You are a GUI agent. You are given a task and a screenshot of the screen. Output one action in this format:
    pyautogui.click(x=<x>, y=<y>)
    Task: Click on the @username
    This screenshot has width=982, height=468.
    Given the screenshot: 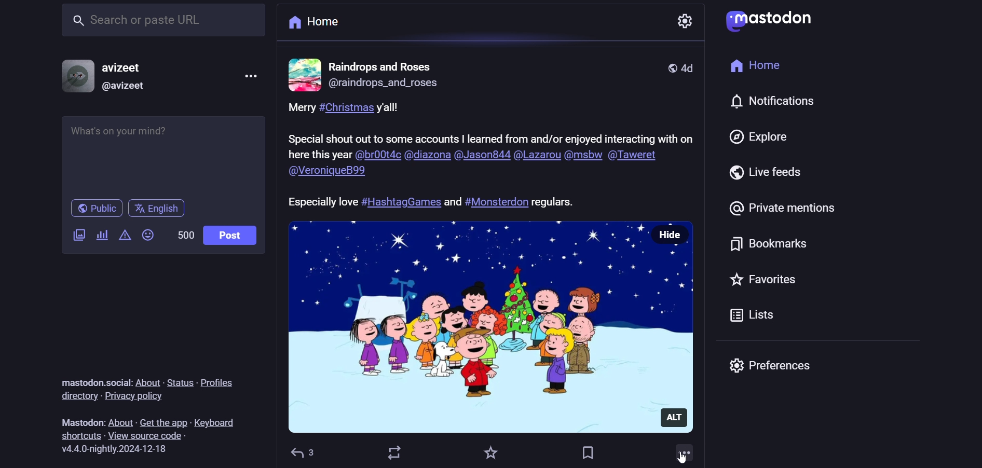 What is the action you would take?
    pyautogui.click(x=381, y=87)
    